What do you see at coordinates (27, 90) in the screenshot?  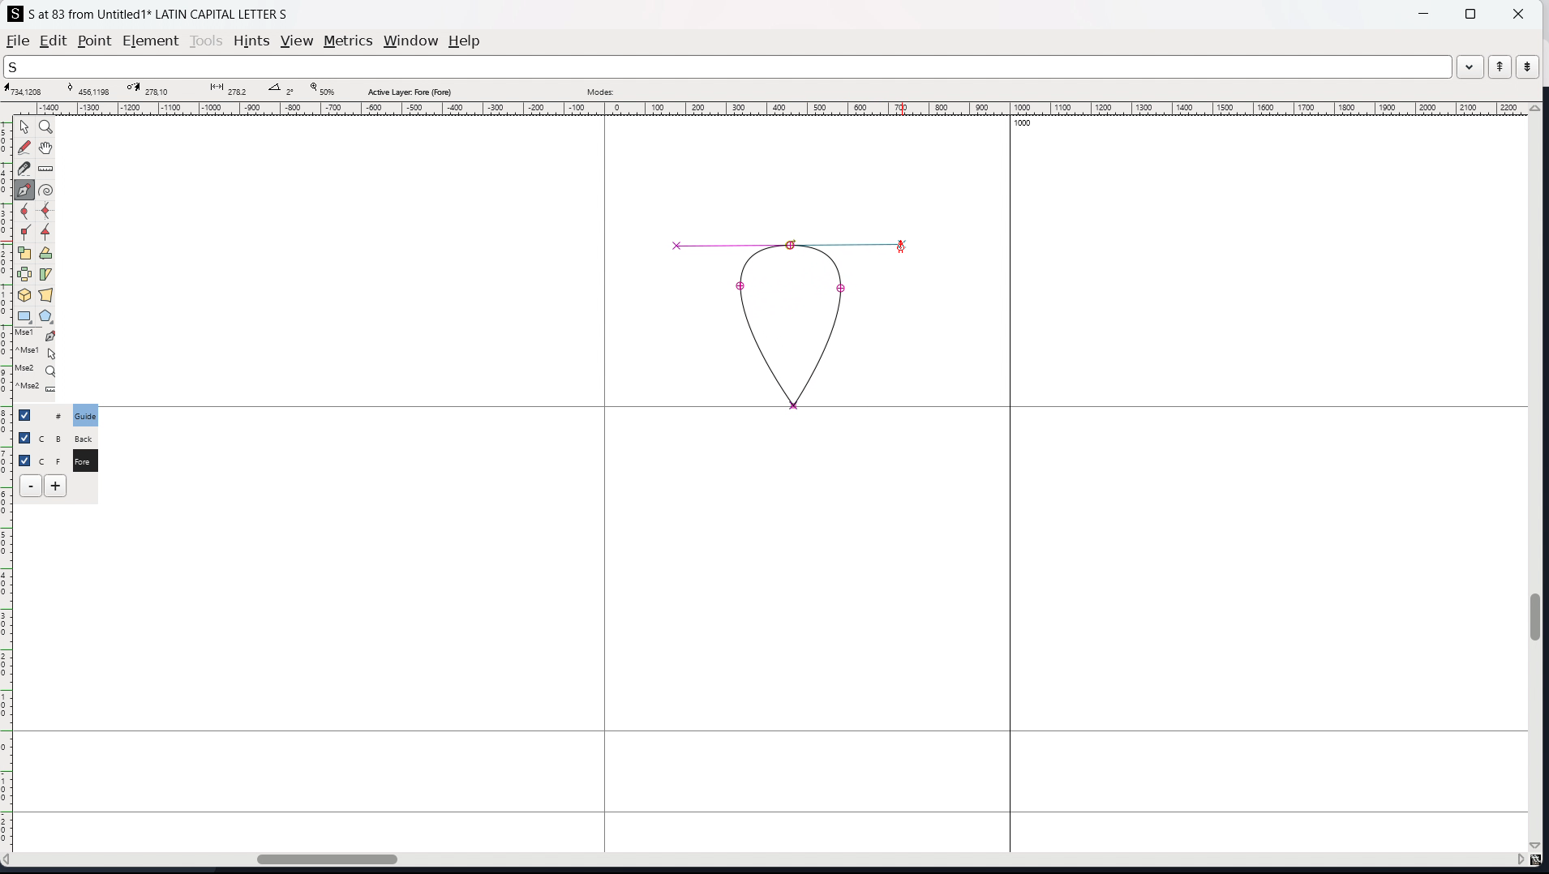 I see `cursor coordinate` at bounding box center [27, 90].